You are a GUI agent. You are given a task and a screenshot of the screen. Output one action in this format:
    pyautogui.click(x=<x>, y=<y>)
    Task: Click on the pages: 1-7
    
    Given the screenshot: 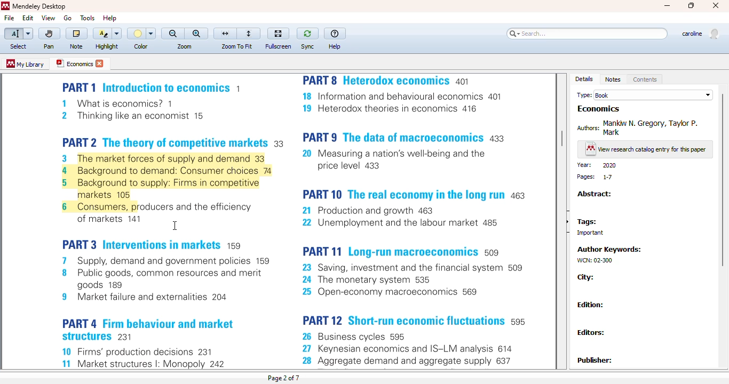 What is the action you would take?
    pyautogui.click(x=596, y=177)
    